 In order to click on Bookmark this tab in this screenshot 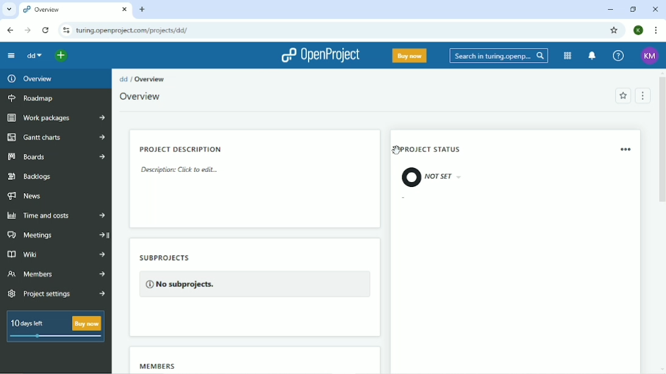, I will do `click(615, 30)`.